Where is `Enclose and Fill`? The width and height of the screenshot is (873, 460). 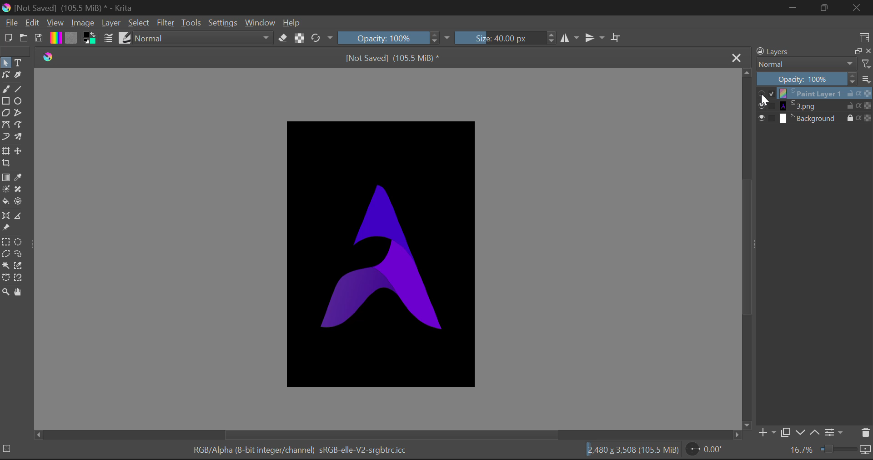
Enclose and Fill is located at coordinates (18, 201).